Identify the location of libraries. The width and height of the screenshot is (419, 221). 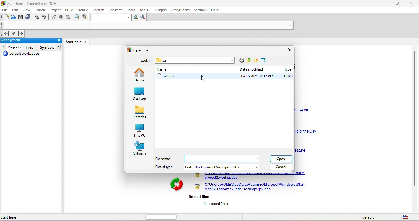
(140, 113).